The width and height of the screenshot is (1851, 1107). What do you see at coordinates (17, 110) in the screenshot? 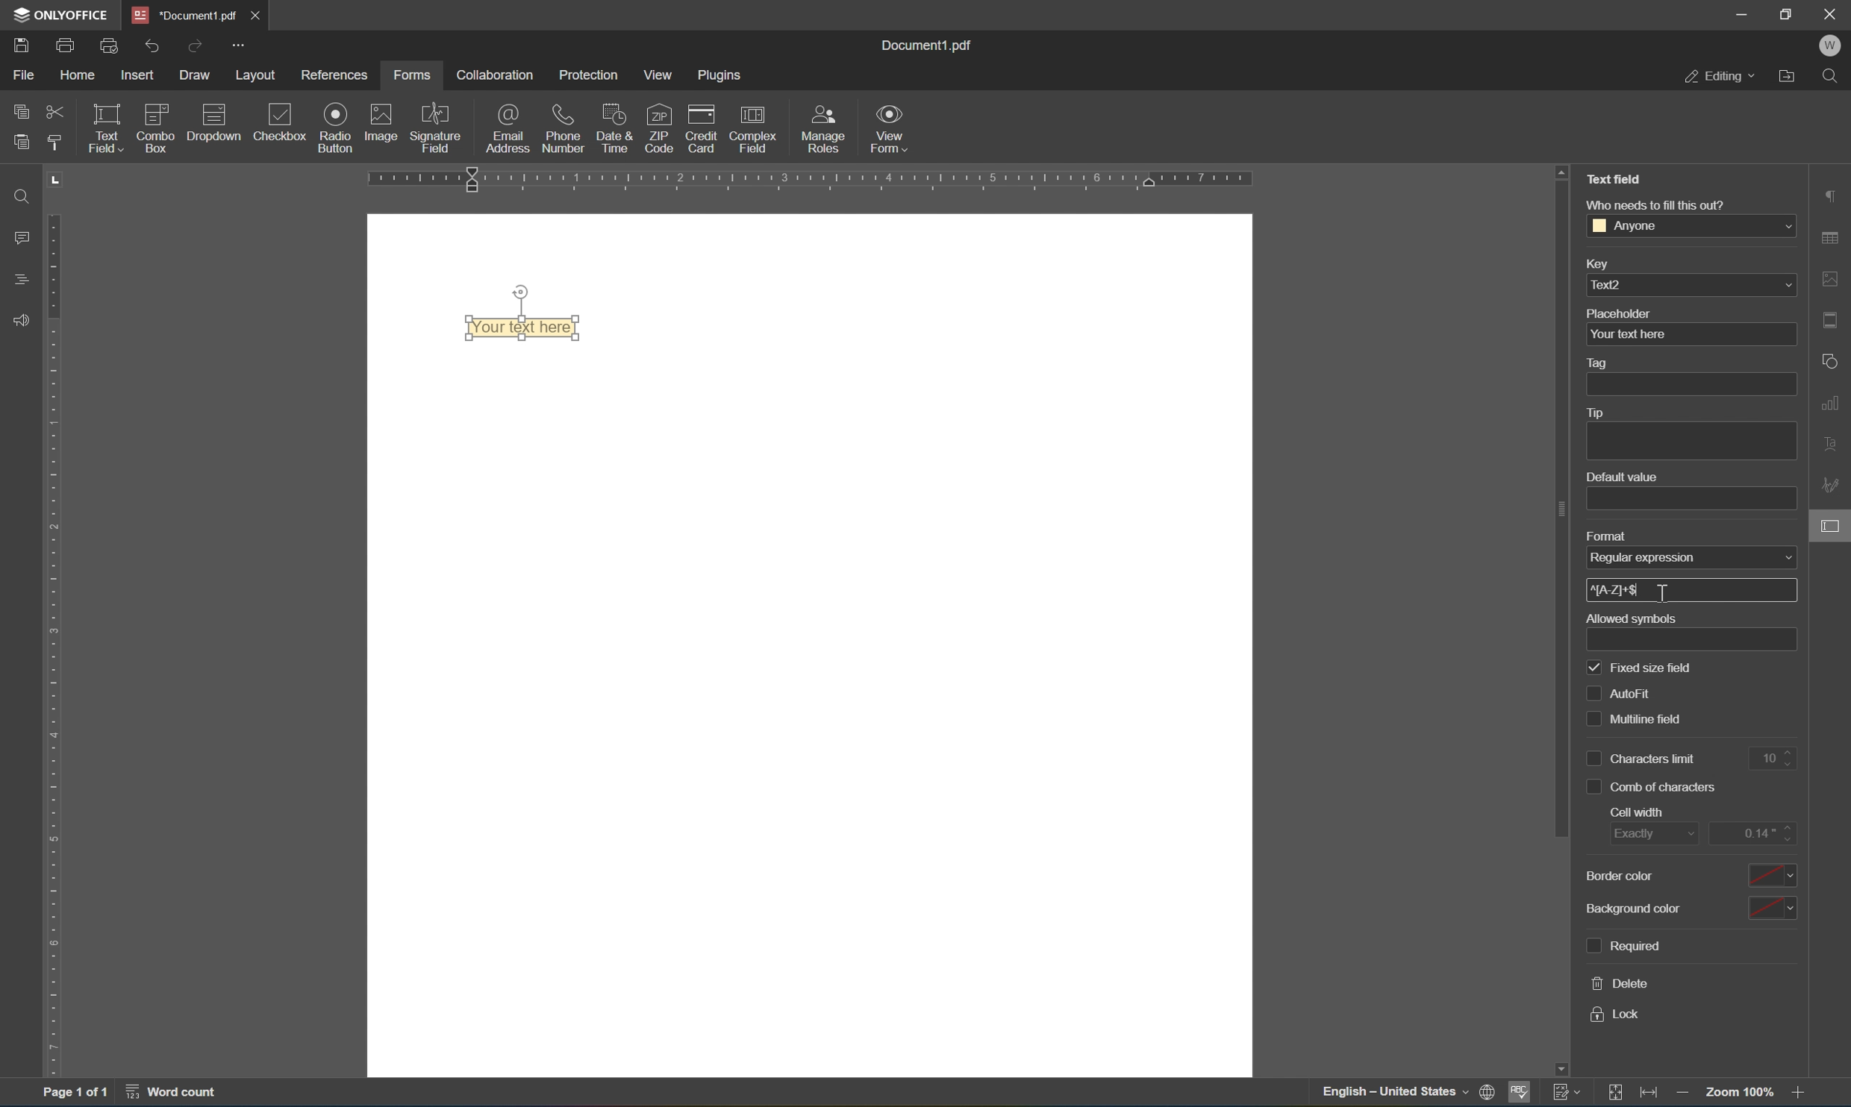
I see `copy` at bounding box center [17, 110].